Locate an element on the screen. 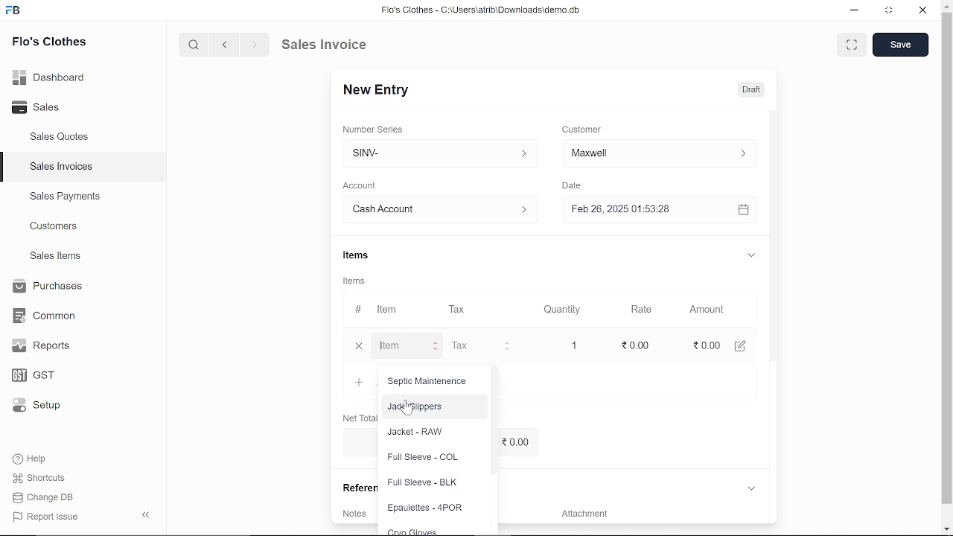 This screenshot has height=536, width=953. Quantity is located at coordinates (565, 310).